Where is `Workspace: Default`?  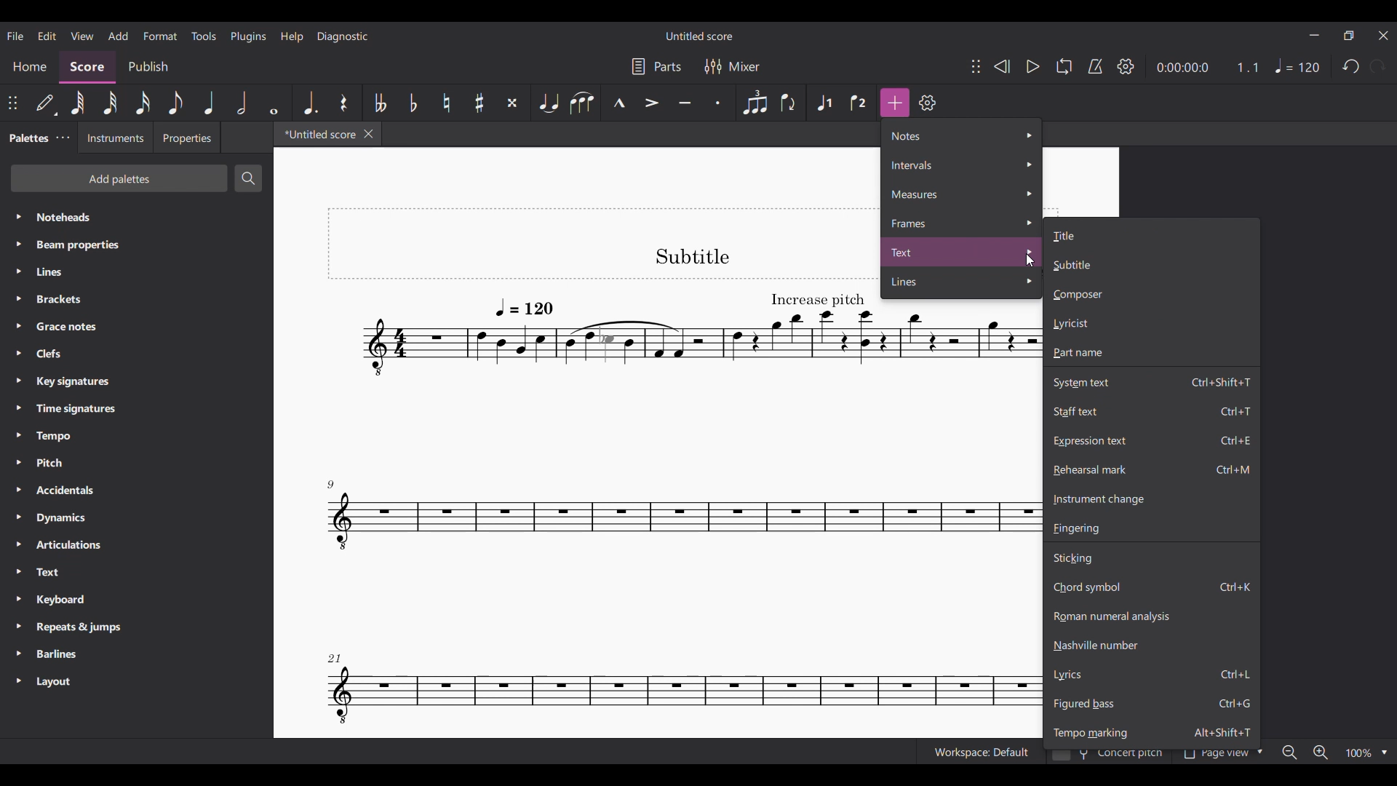 Workspace: Default is located at coordinates (980, 751).